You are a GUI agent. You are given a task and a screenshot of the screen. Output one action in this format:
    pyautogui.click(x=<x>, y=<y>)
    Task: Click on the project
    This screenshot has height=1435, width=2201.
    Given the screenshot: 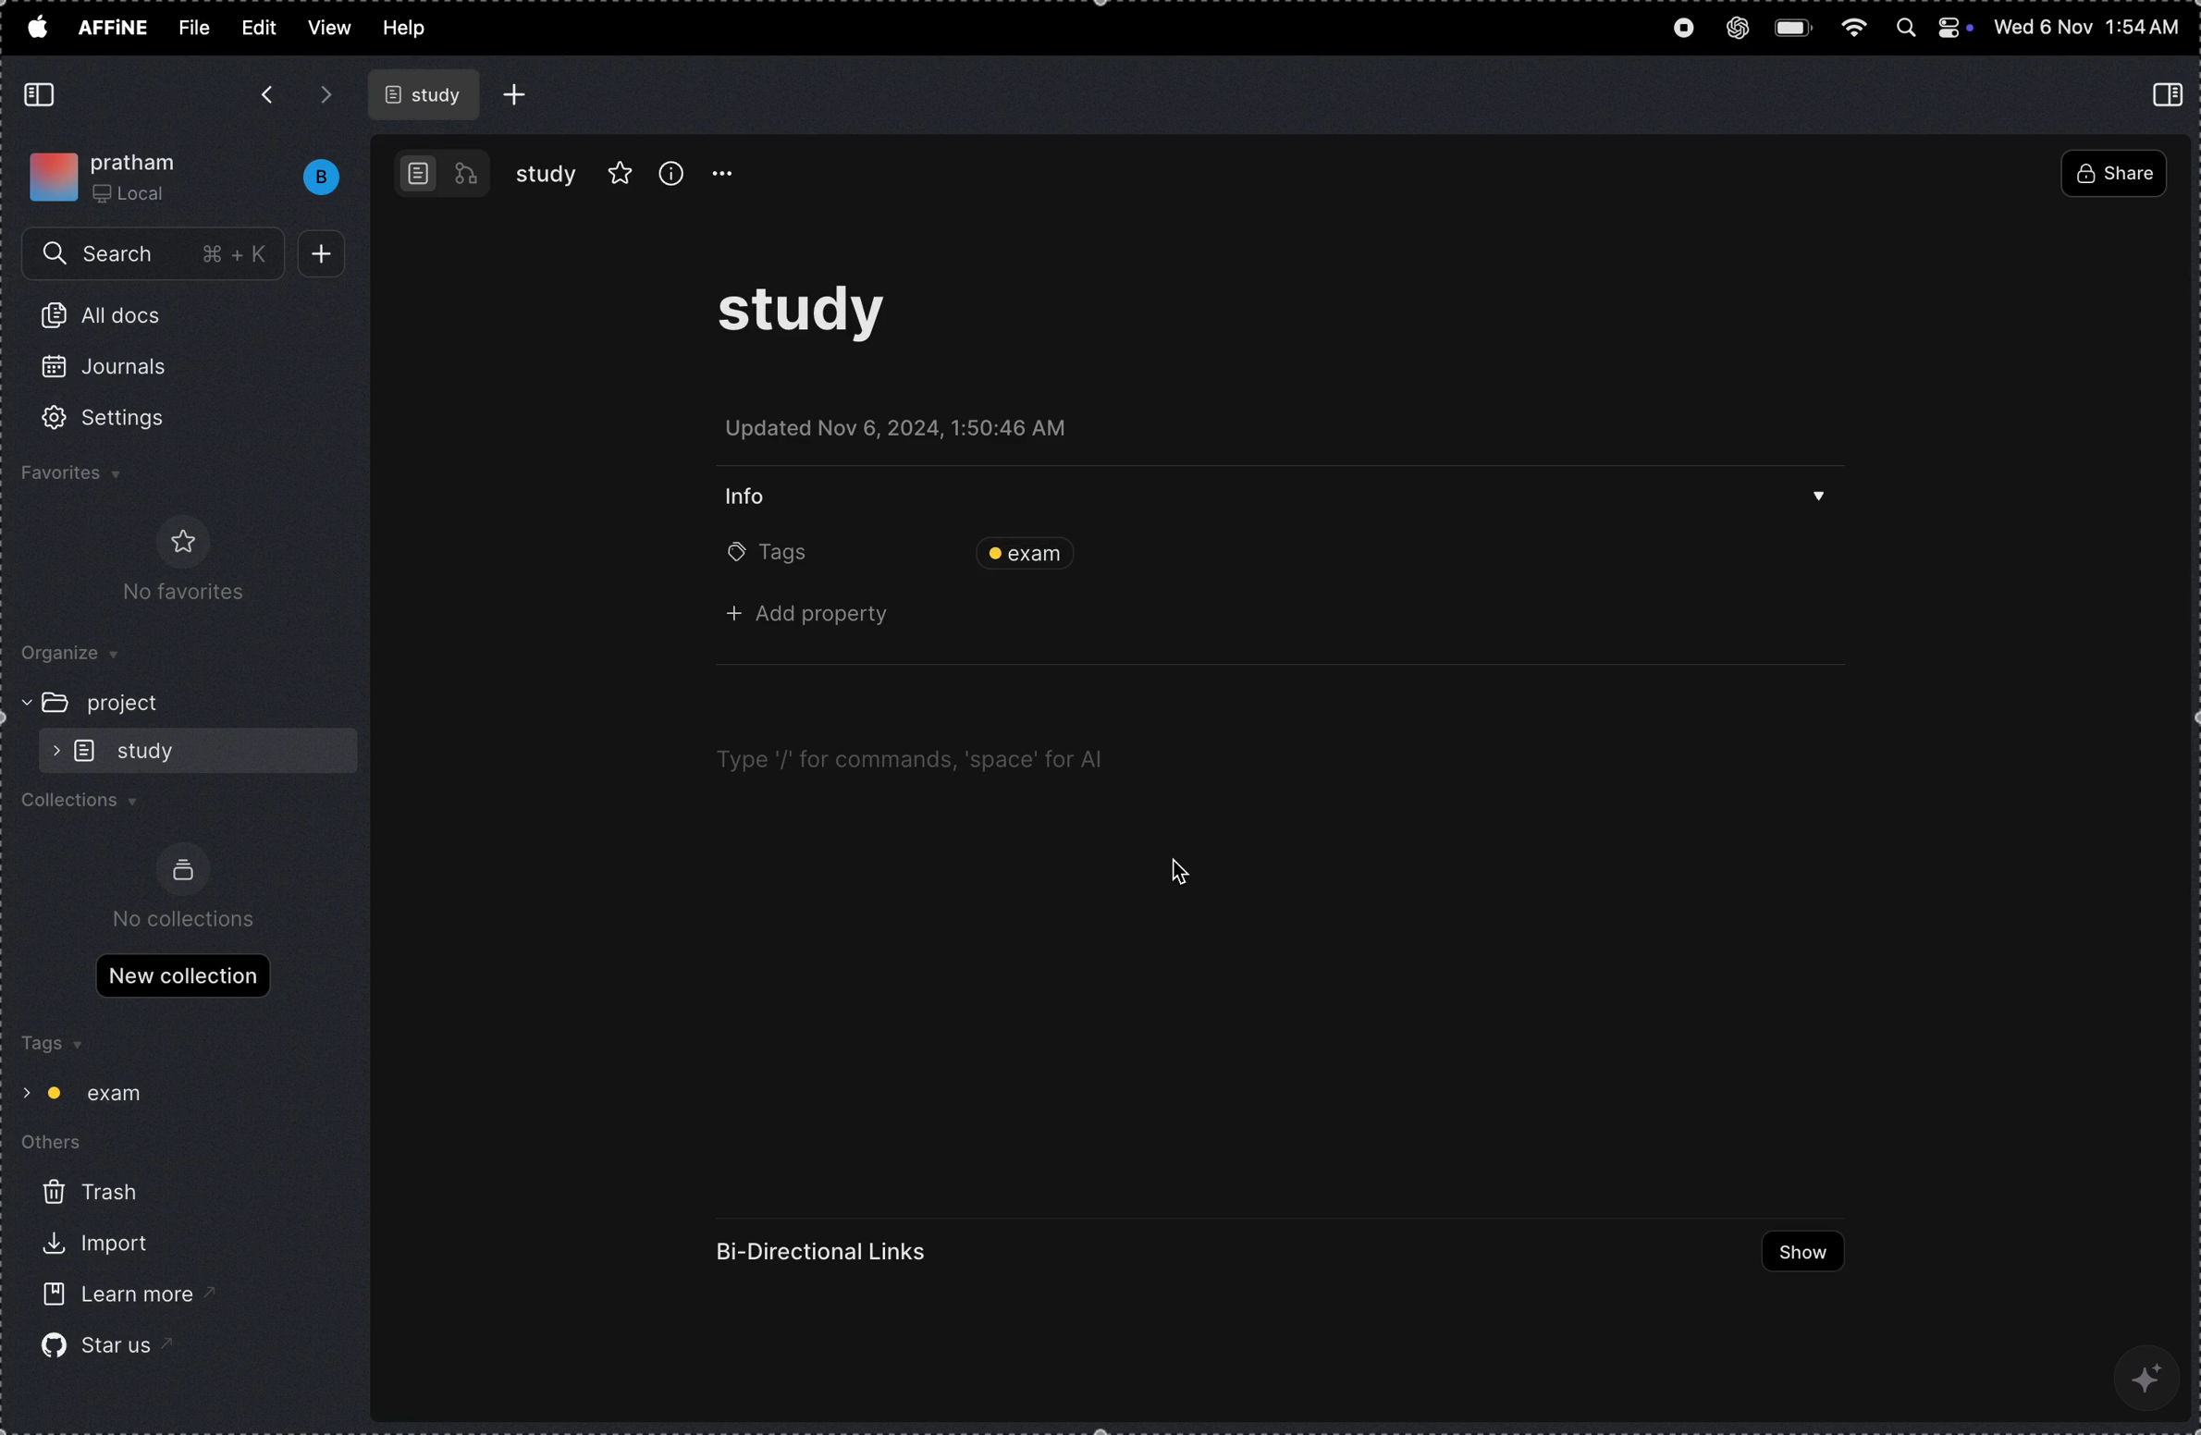 What is the action you would take?
    pyautogui.click(x=135, y=702)
    